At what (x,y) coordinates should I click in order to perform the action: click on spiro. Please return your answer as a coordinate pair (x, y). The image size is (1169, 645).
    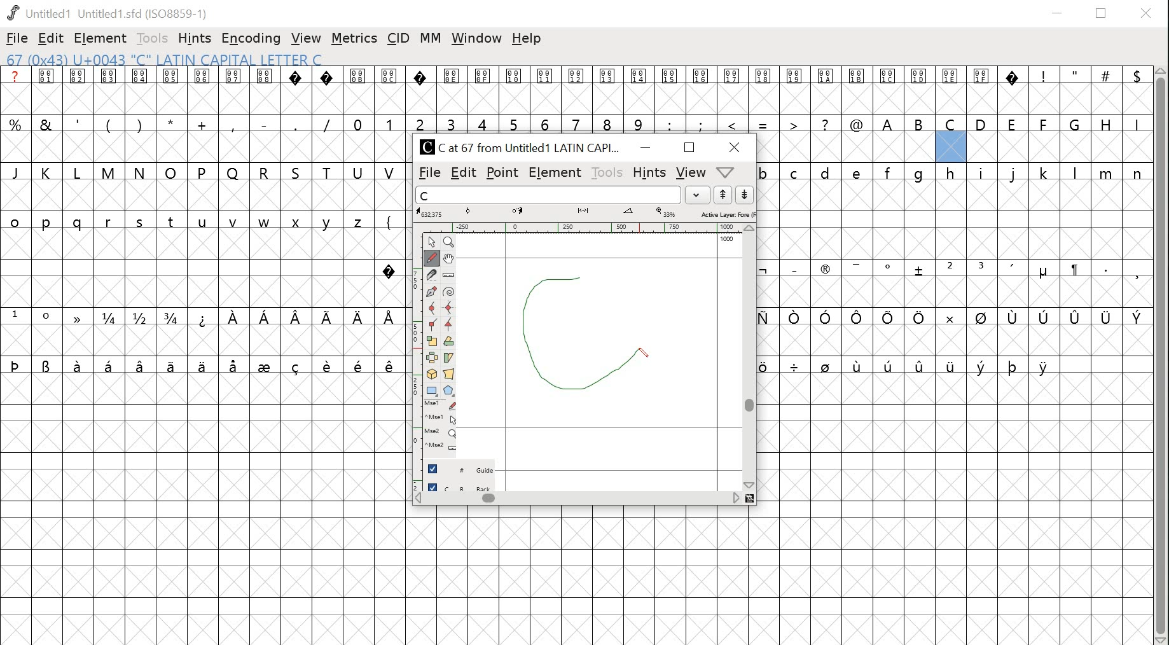
    Looking at the image, I should click on (450, 293).